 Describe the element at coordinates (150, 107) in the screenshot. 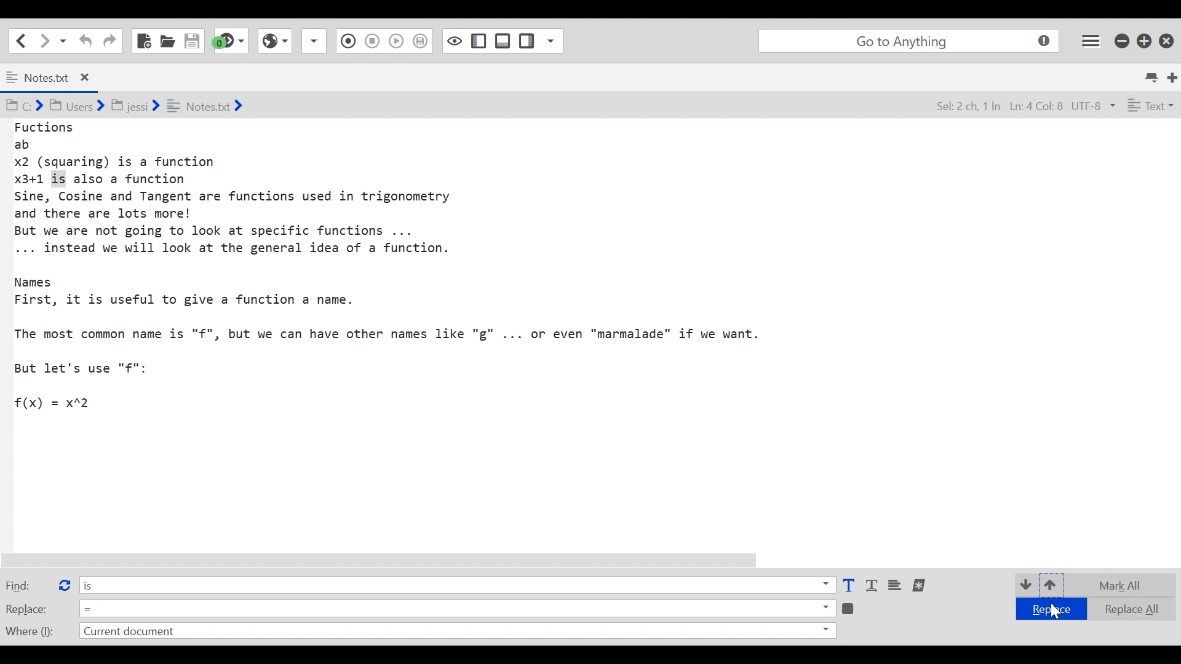

I see `Cd BY Users ¥ BJ jessi ¥ = Notesixt &` at that location.